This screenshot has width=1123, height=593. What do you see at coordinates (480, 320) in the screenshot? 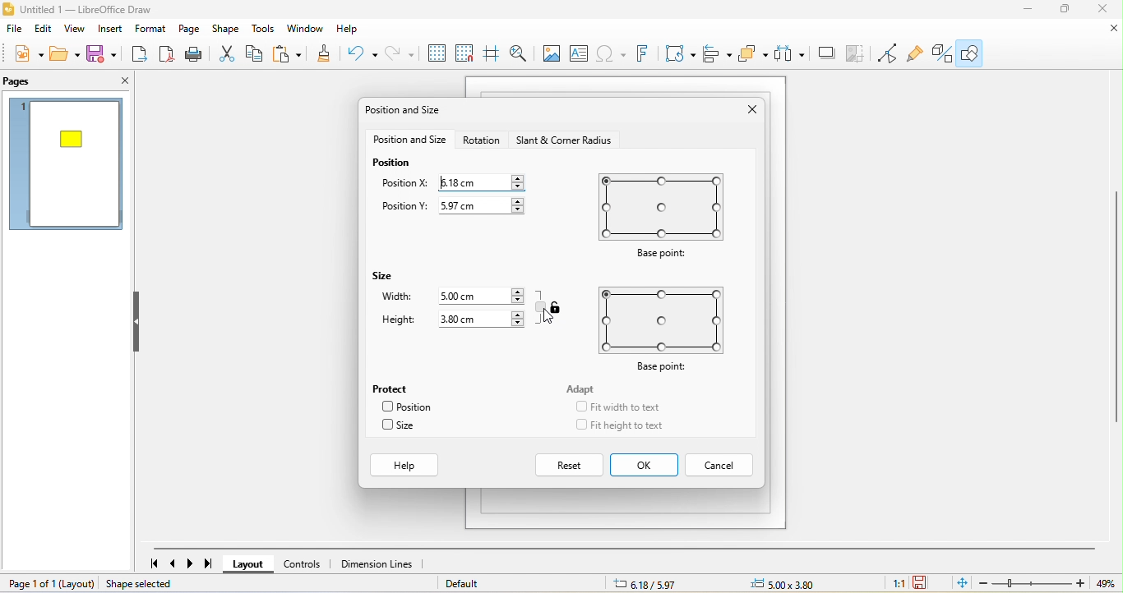
I see `3.80 cm` at bounding box center [480, 320].